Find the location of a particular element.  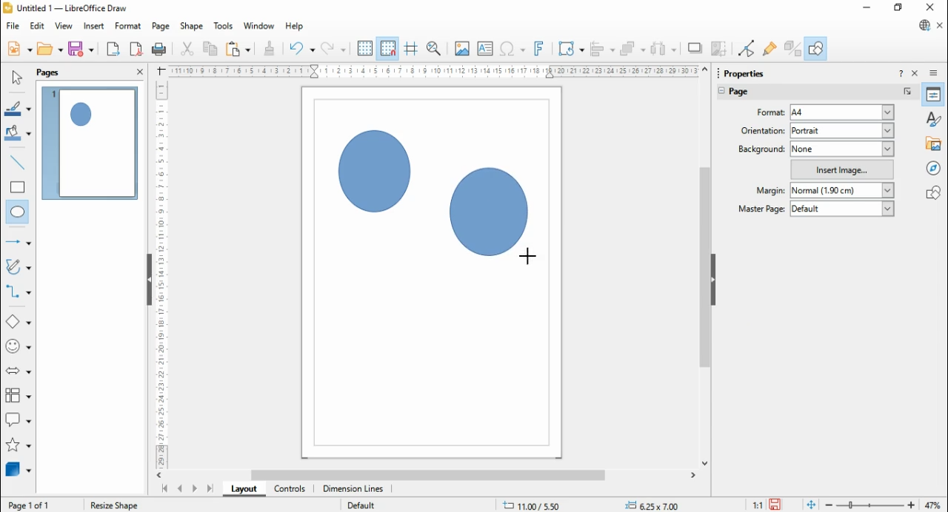

controls is located at coordinates (289, 489).